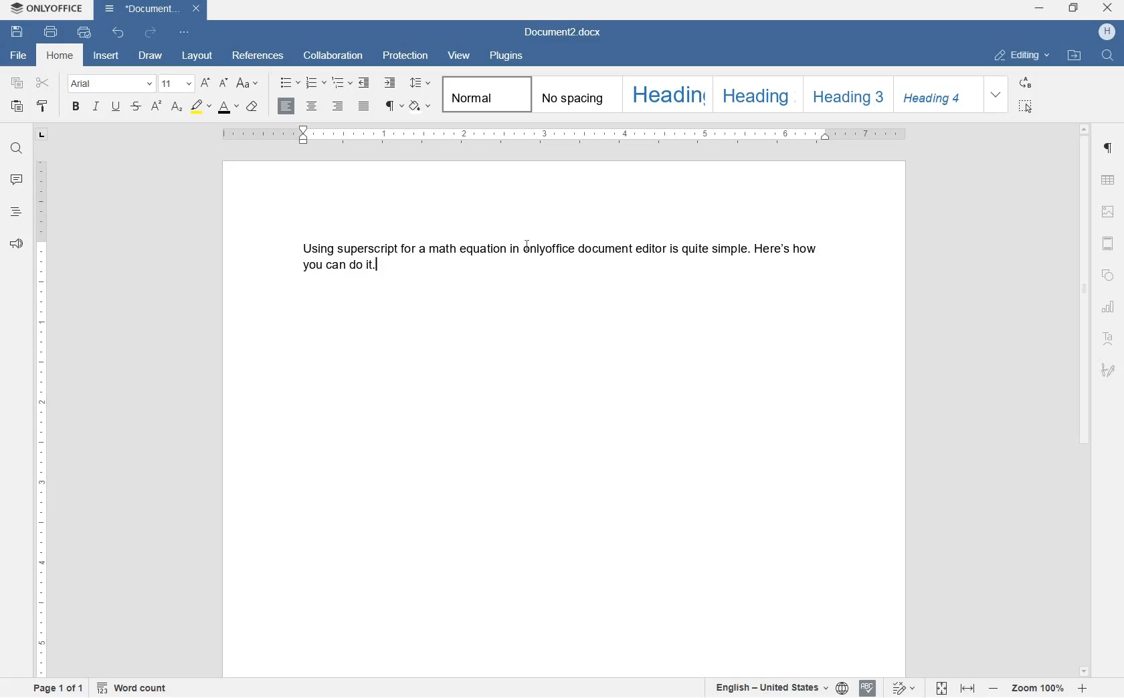 Image resolution: width=1124 pixels, height=698 pixels. I want to click on ruler, so click(42, 421).